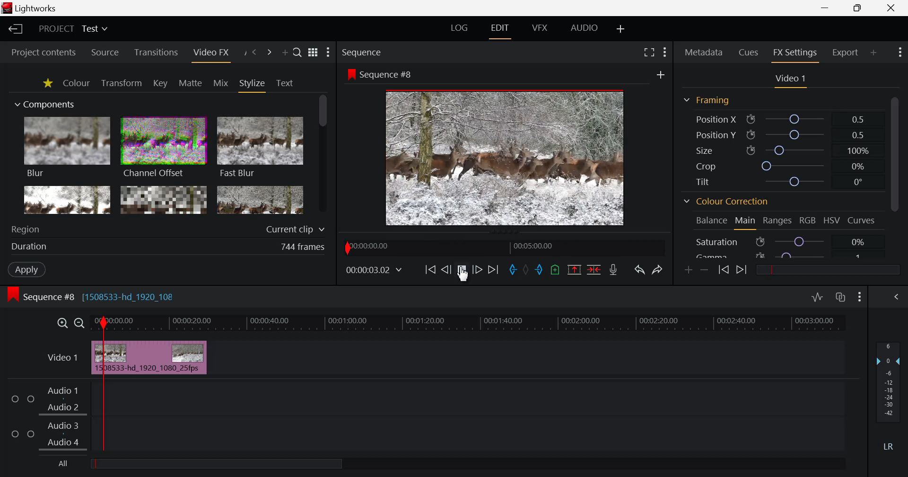  Describe the element at coordinates (778, 221) in the screenshot. I see `Ranges` at that location.